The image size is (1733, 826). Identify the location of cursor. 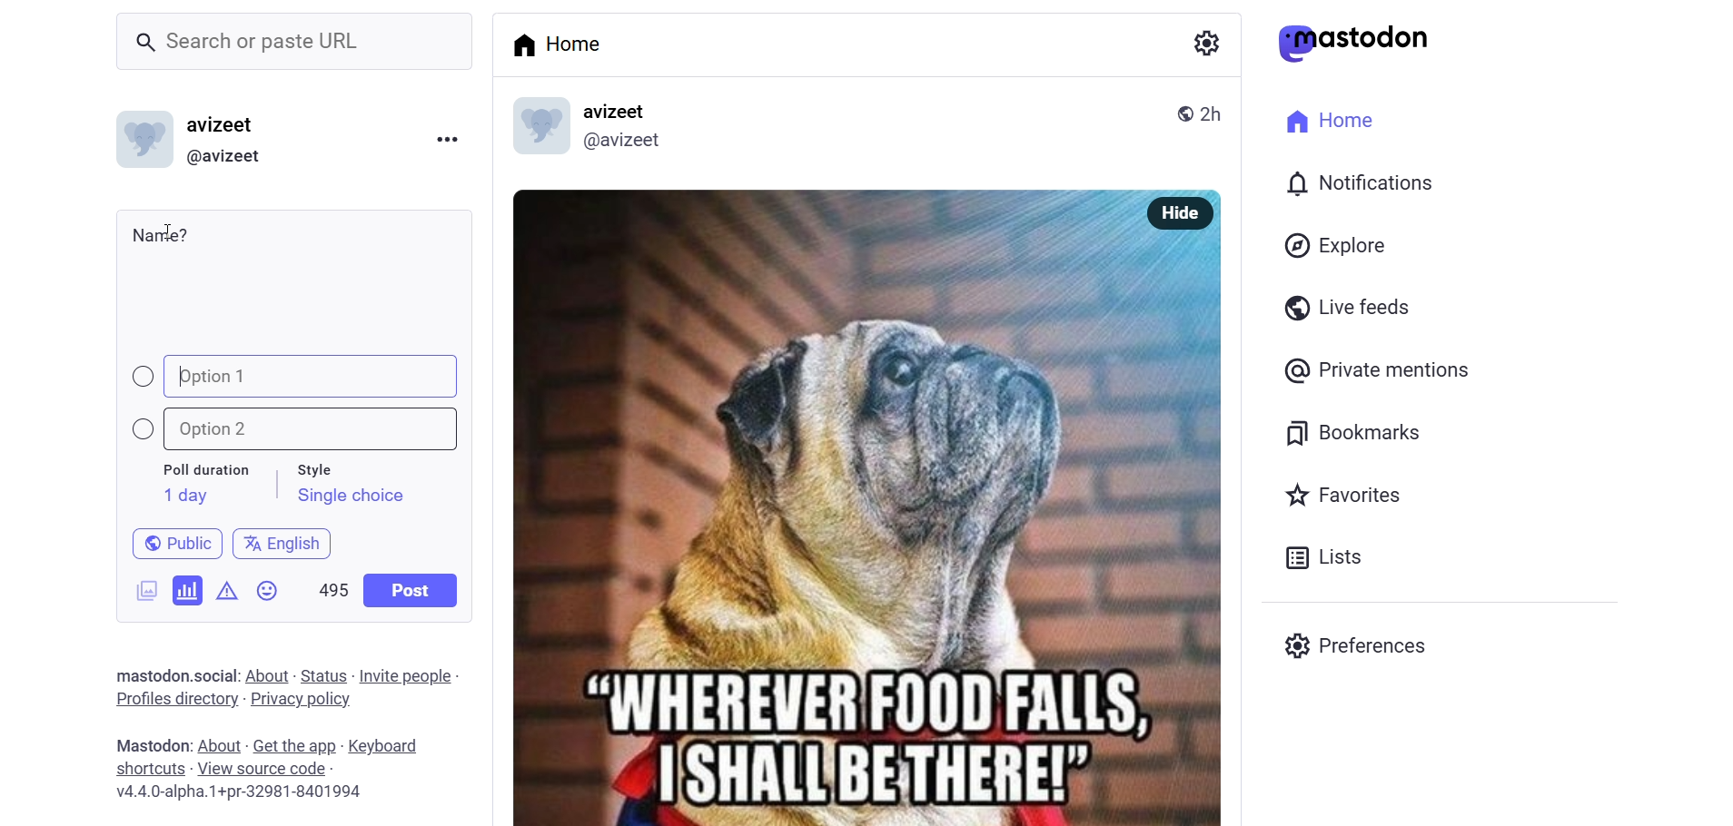
(177, 230).